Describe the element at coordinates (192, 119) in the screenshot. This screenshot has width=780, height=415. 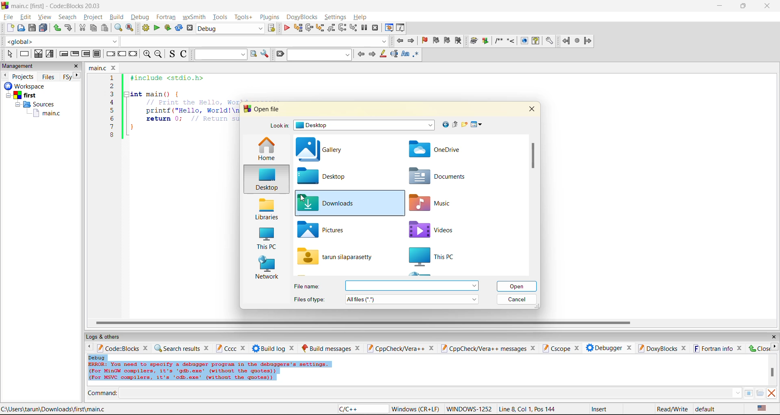
I see `return 0` at that location.